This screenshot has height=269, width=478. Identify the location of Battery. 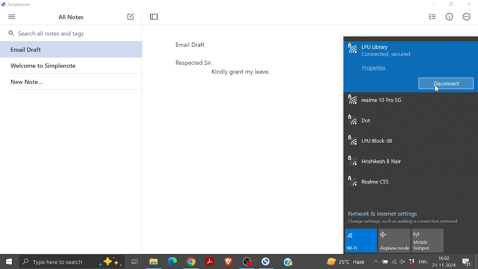
(385, 263).